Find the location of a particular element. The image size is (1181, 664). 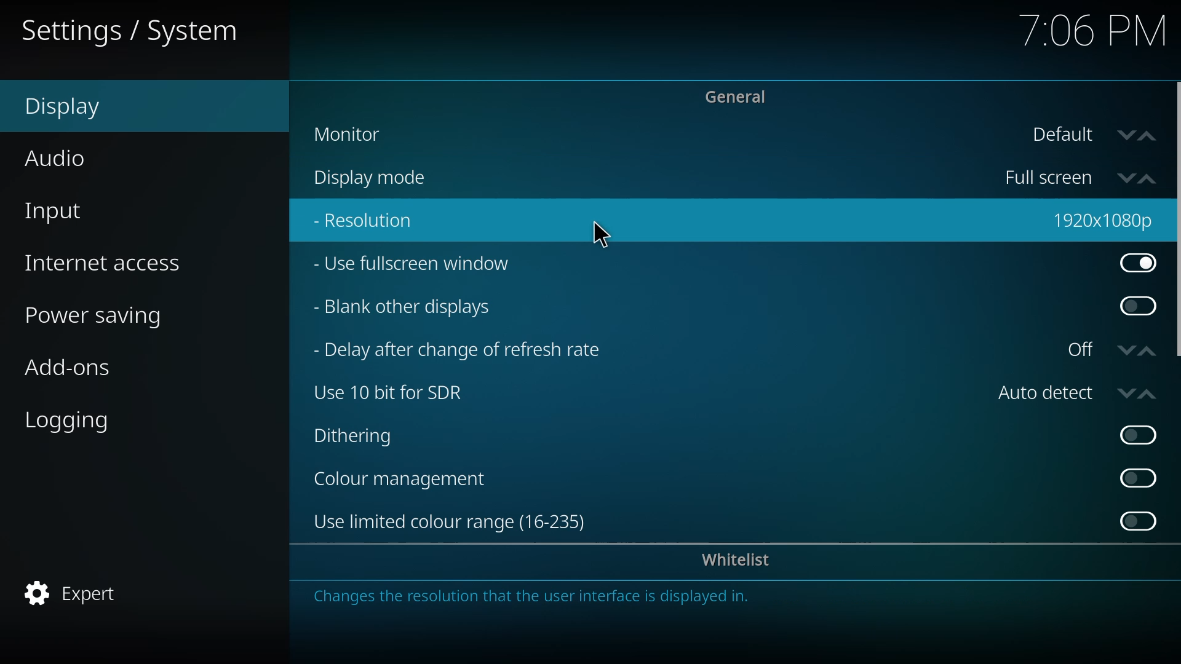

general is located at coordinates (741, 95).